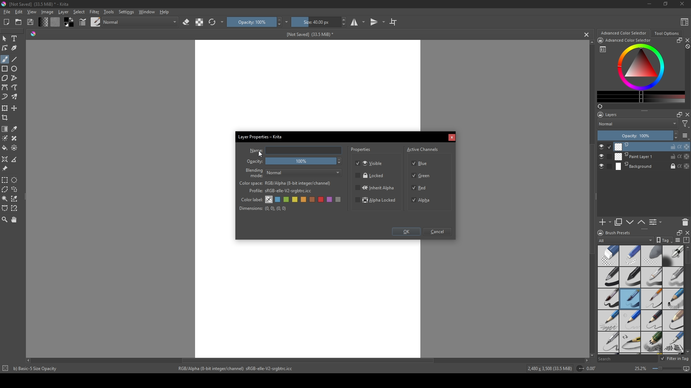  What do you see at coordinates (212, 22) in the screenshot?
I see `refresh` at bounding box center [212, 22].